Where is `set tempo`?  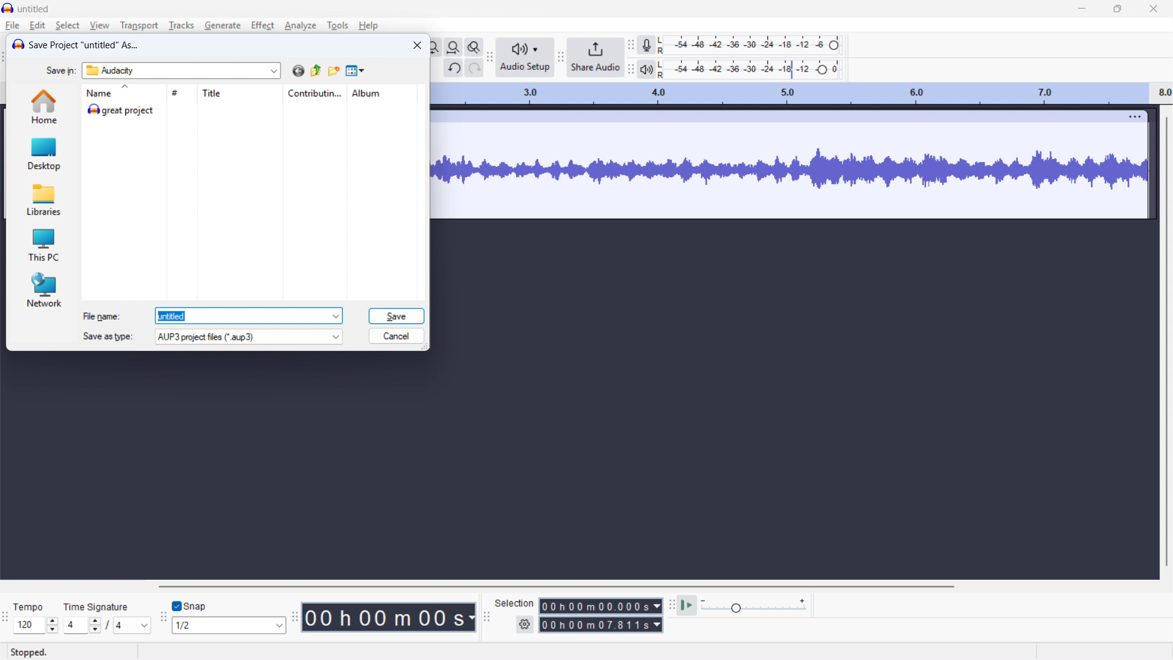 set tempo is located at coordinates (35, 625).